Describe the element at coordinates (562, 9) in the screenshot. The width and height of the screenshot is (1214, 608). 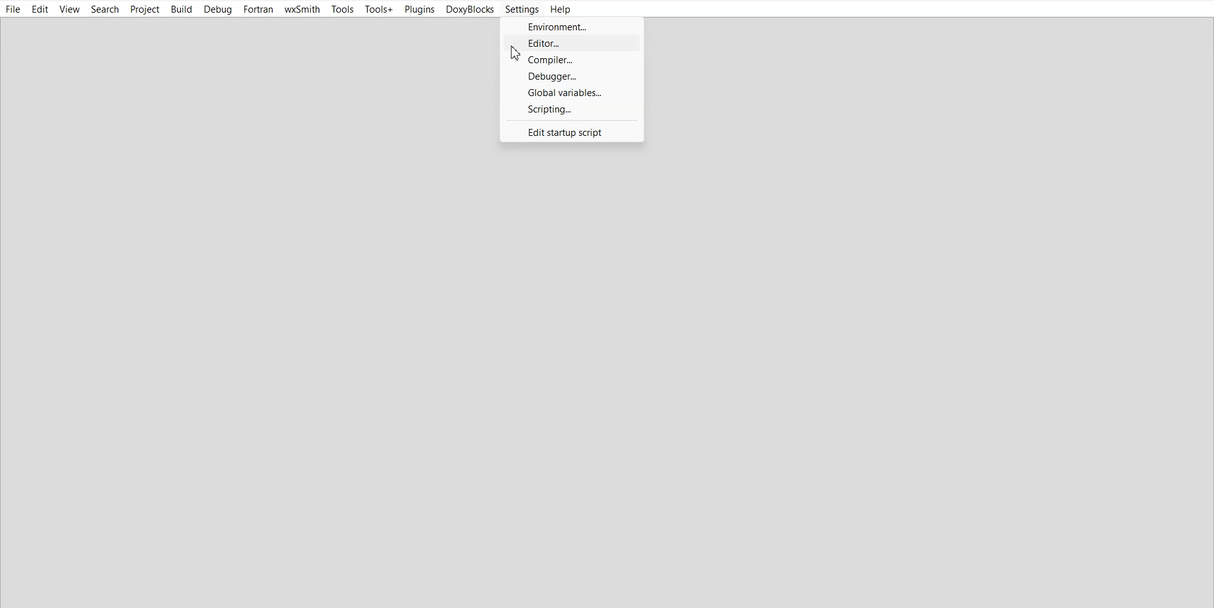
I see `Help` at that location.